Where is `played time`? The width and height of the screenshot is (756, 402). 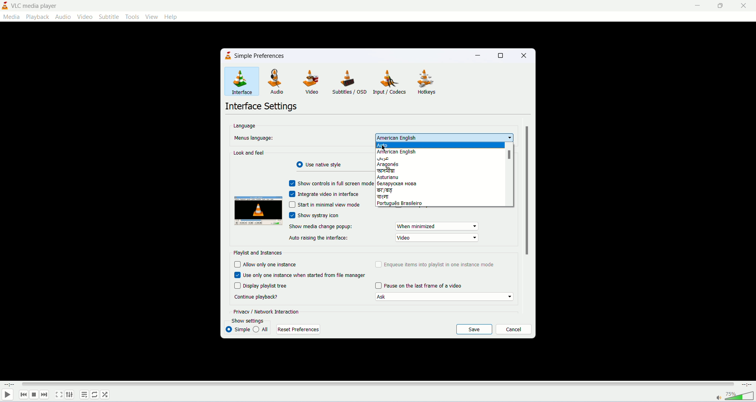 played time is located at coordinates (10, 385).